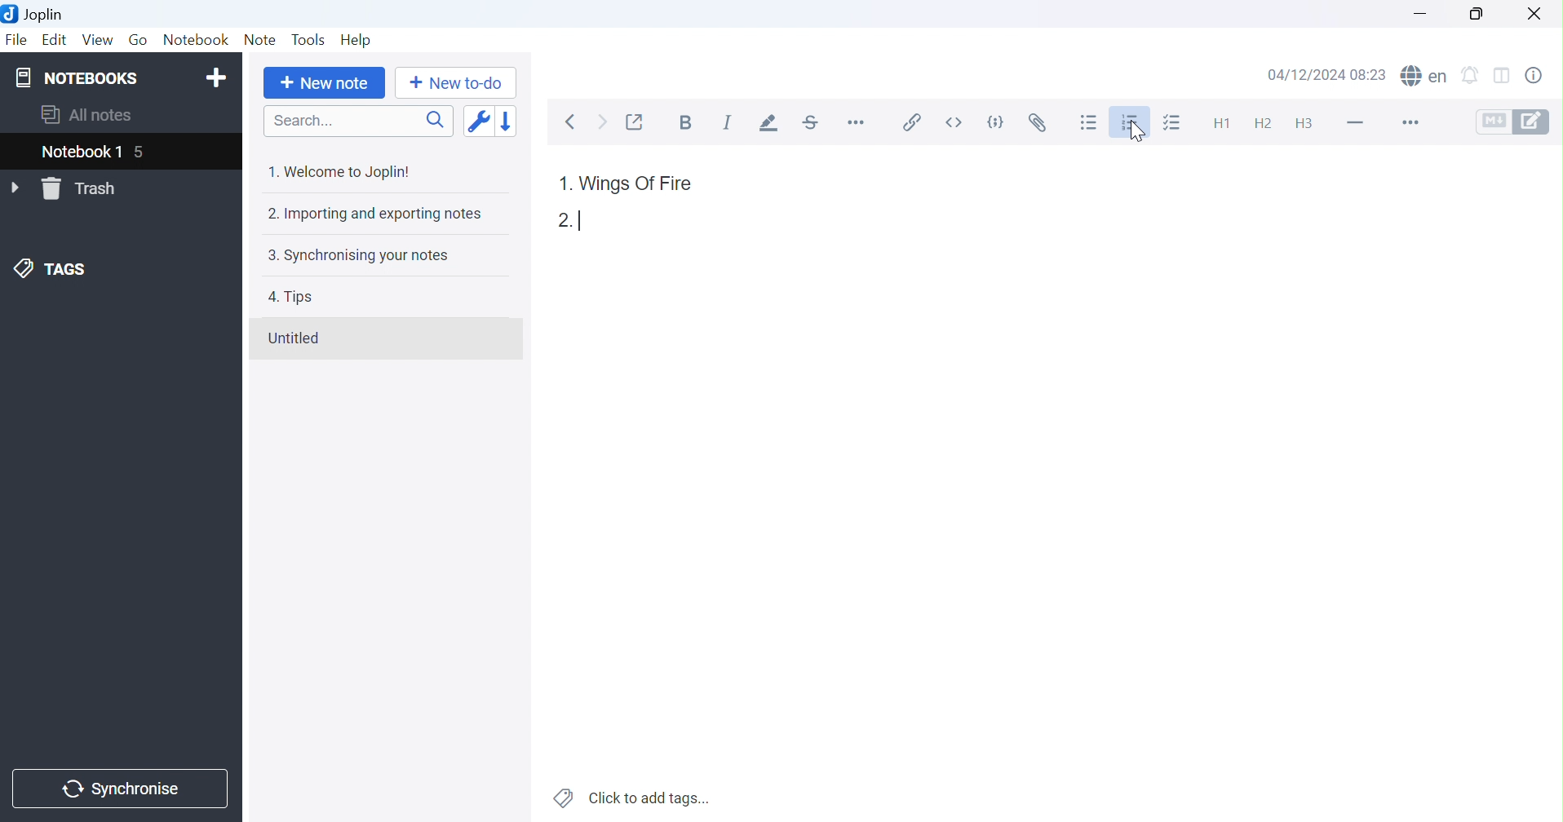 The height and width of the screenshot is (822, 1563). Describe the element at coordinates (373, 214) in the screenshot. I see `2. Importing and exporting notes` at that location.